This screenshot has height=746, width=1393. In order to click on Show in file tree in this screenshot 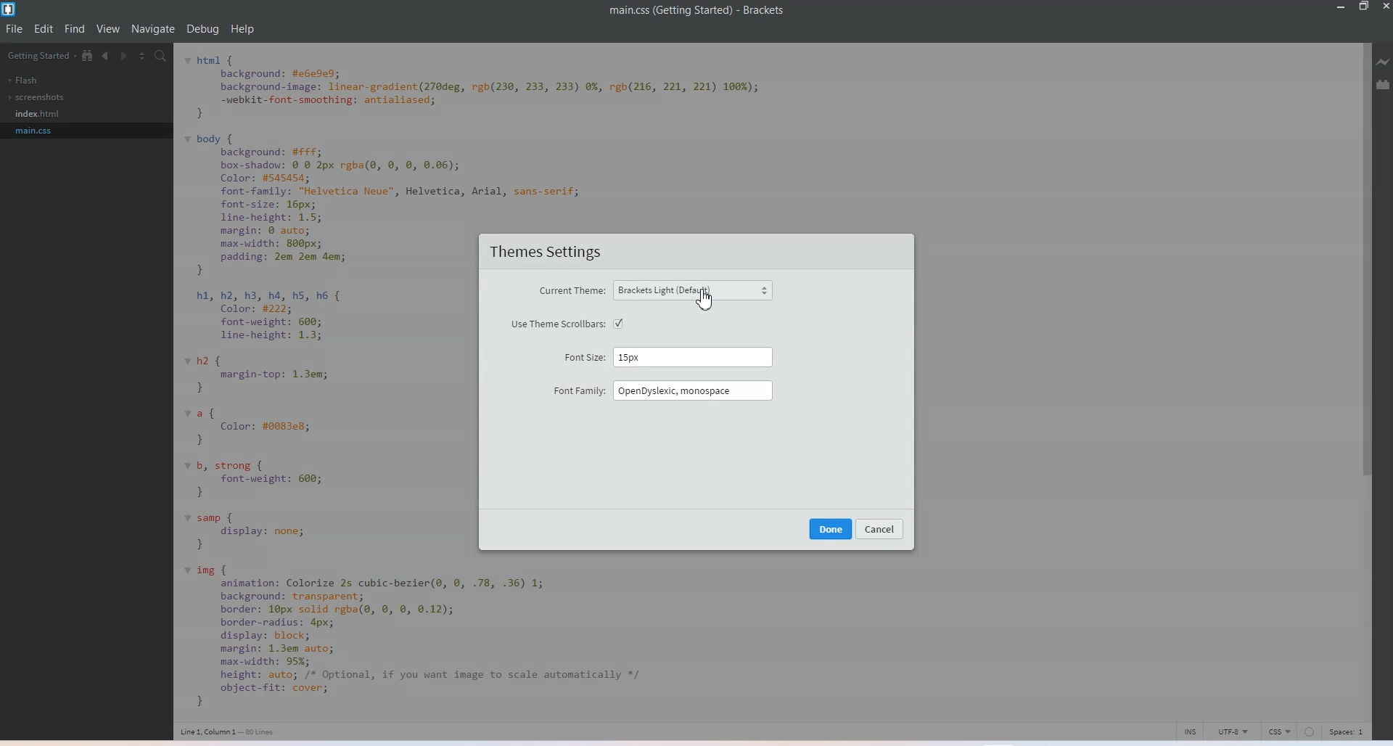, I will do `click(88, 56)`.